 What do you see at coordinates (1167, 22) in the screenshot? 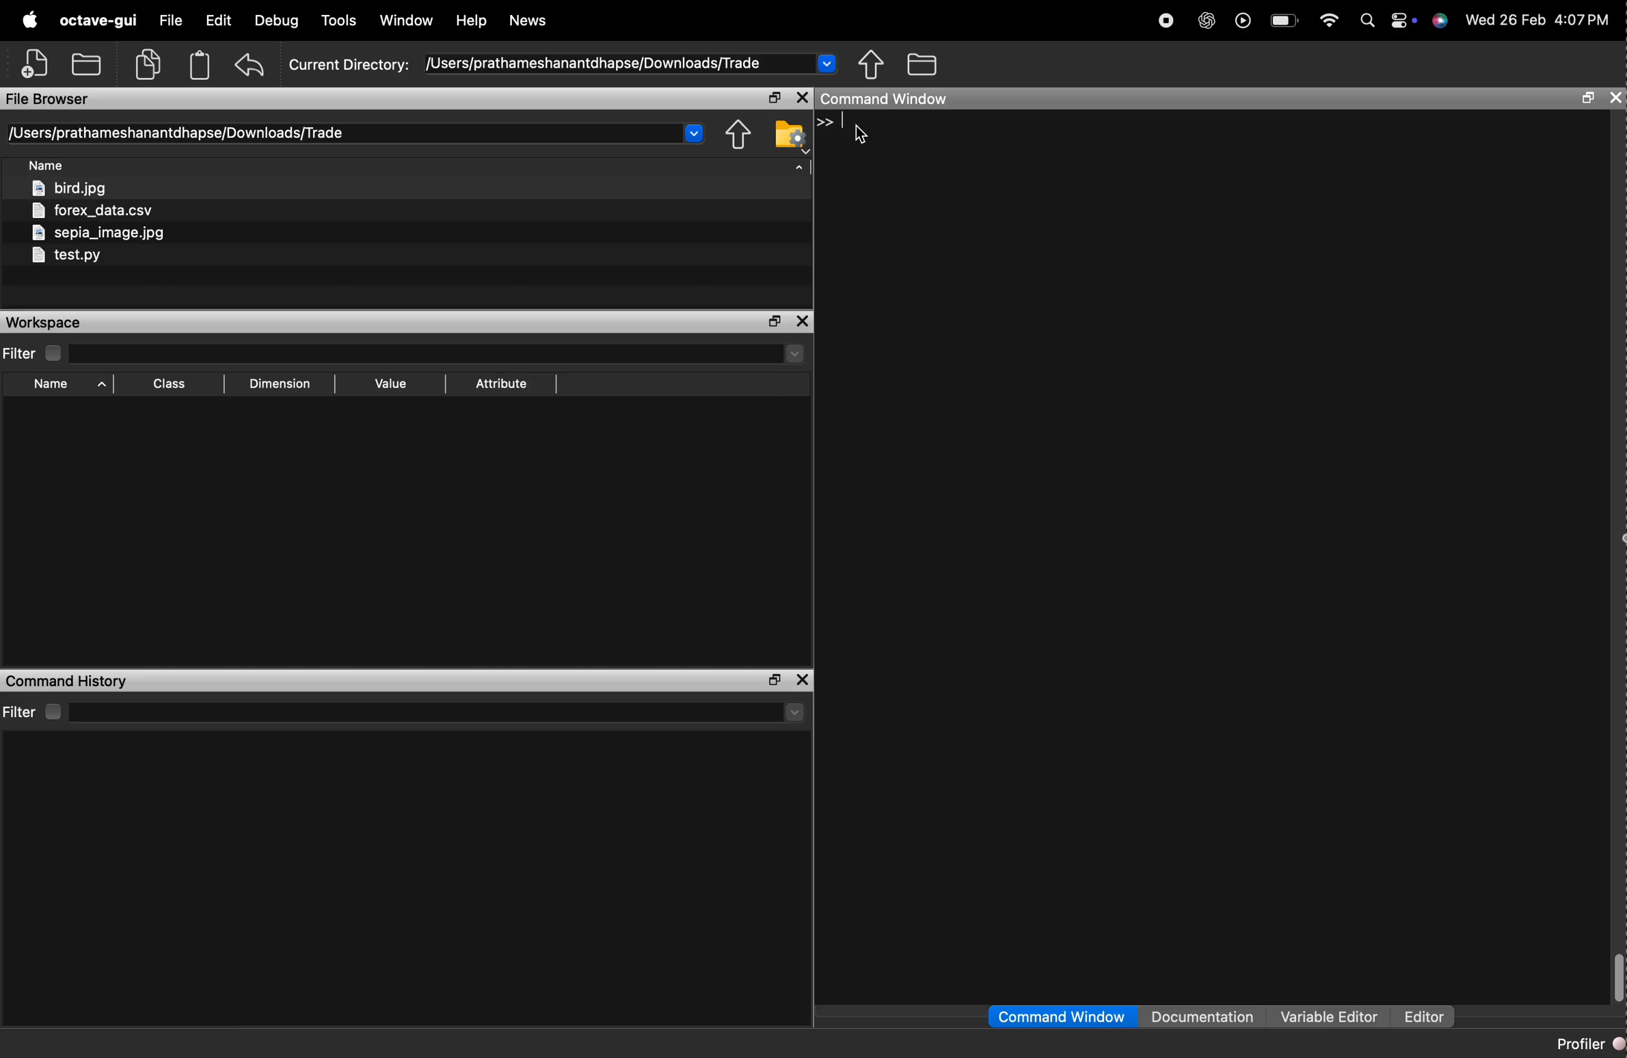
I see `stop recording` at bounding box center [1167, 22].